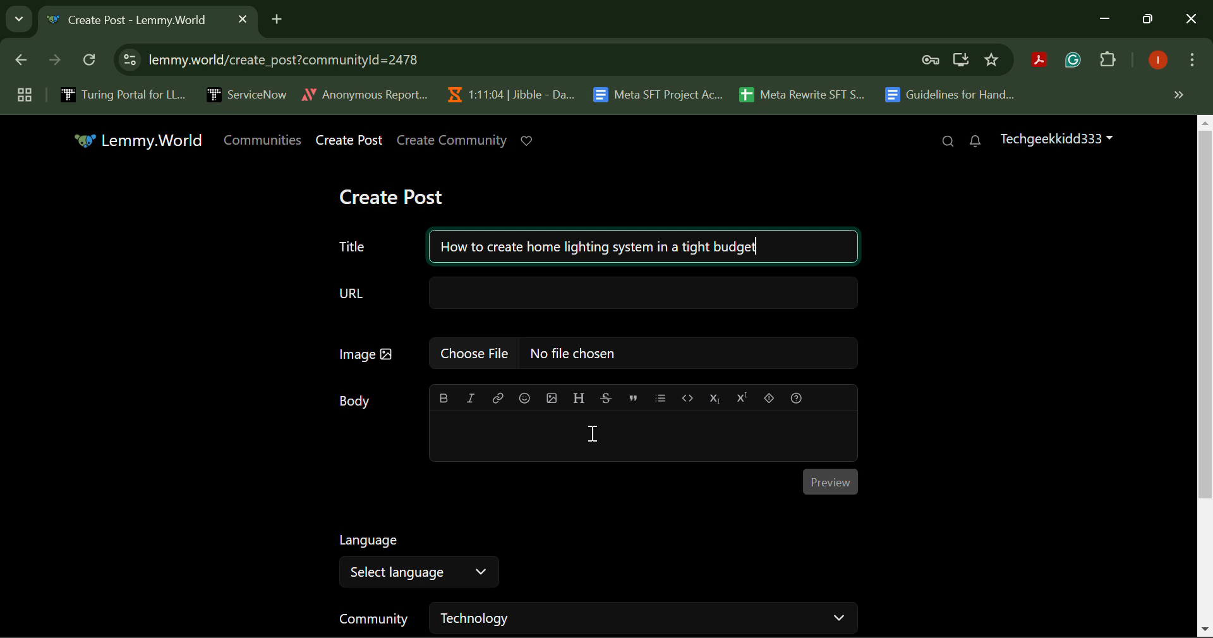 This screenshot has height=638, width=1213. I want to click on Meta Rewrite SFT, so click(807, 93).